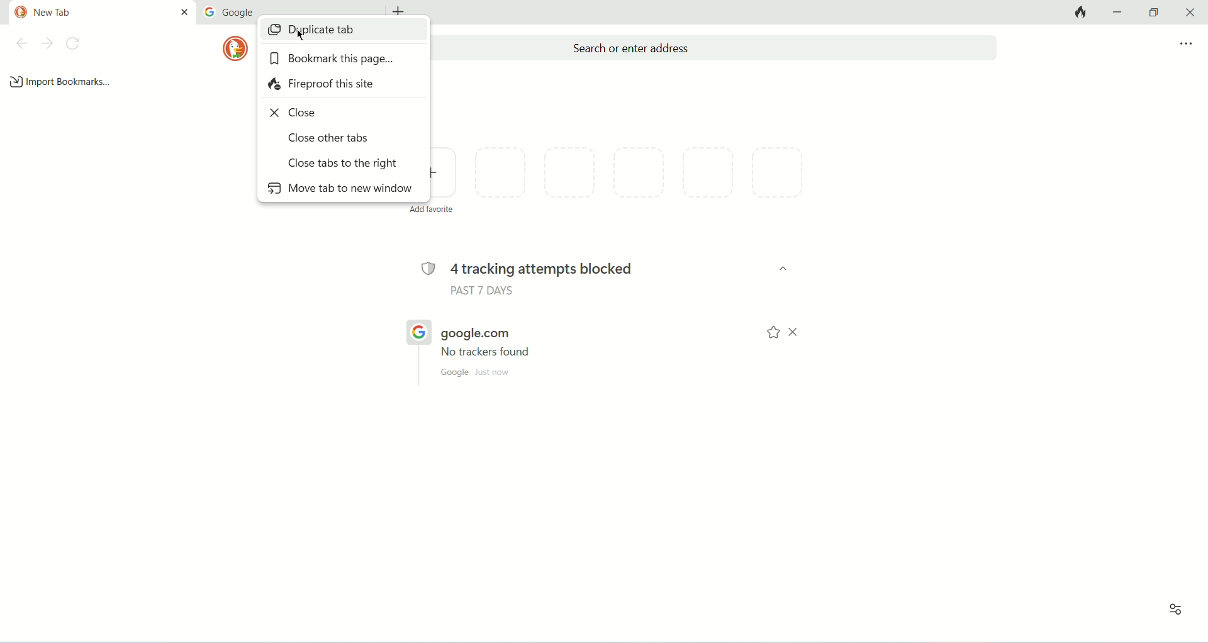  Describe the element at coordinates (241, 12) in the screenshot. I see `google` at that location.